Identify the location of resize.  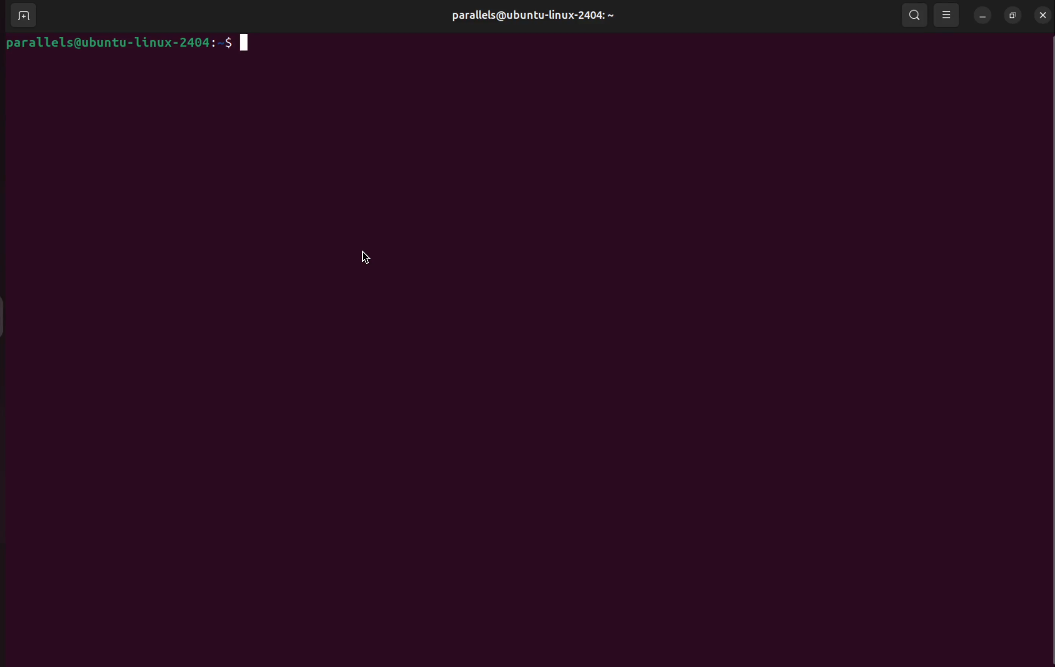
(1013, 16).